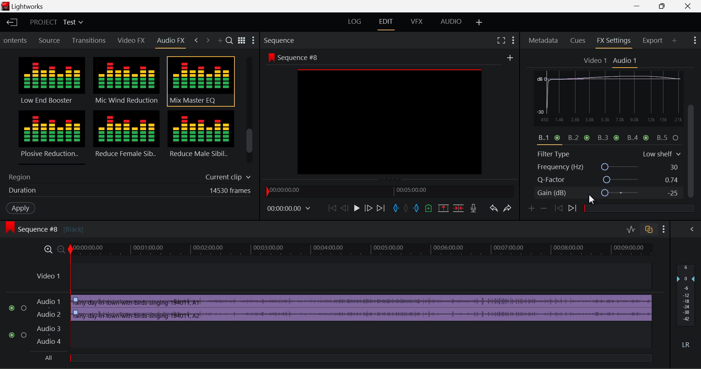 The width and height of the screenshot is (701, 369). I want to click on To Start, so click(332, 209).